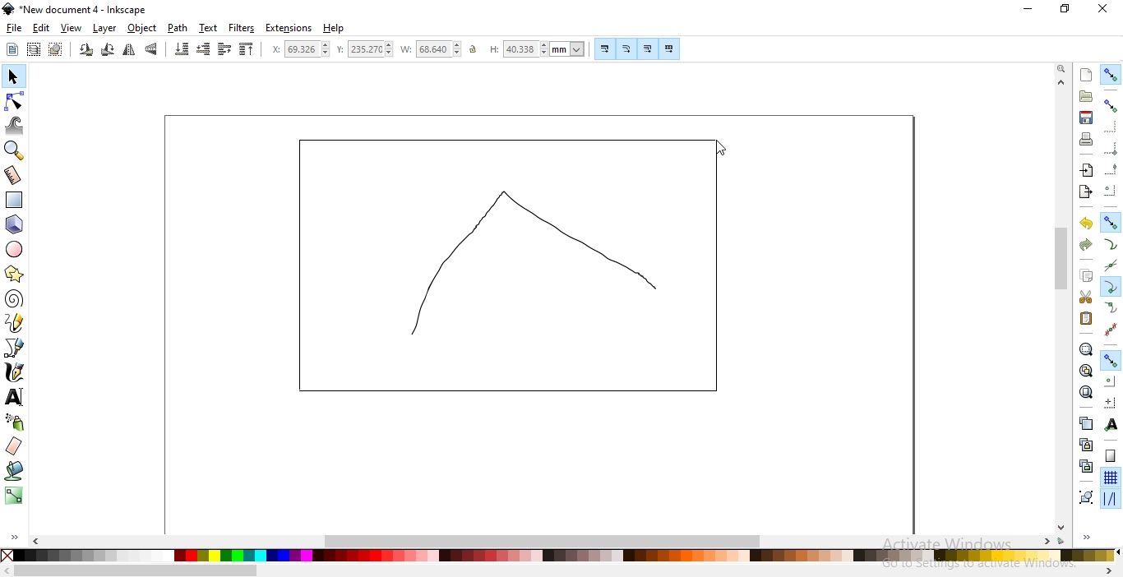  What do you see at coordinates (108, 48) in the screenshot?
I see `rotate 90 clockwise` at bounding box center [108, 48].